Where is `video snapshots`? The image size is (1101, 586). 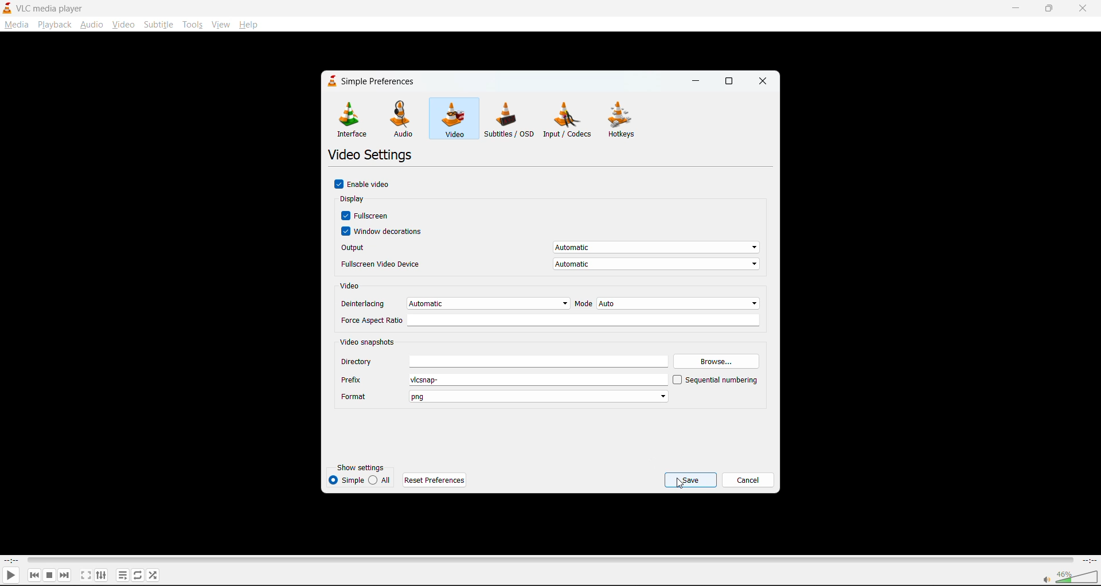 video snapshots is located at coordinates (369, 342).